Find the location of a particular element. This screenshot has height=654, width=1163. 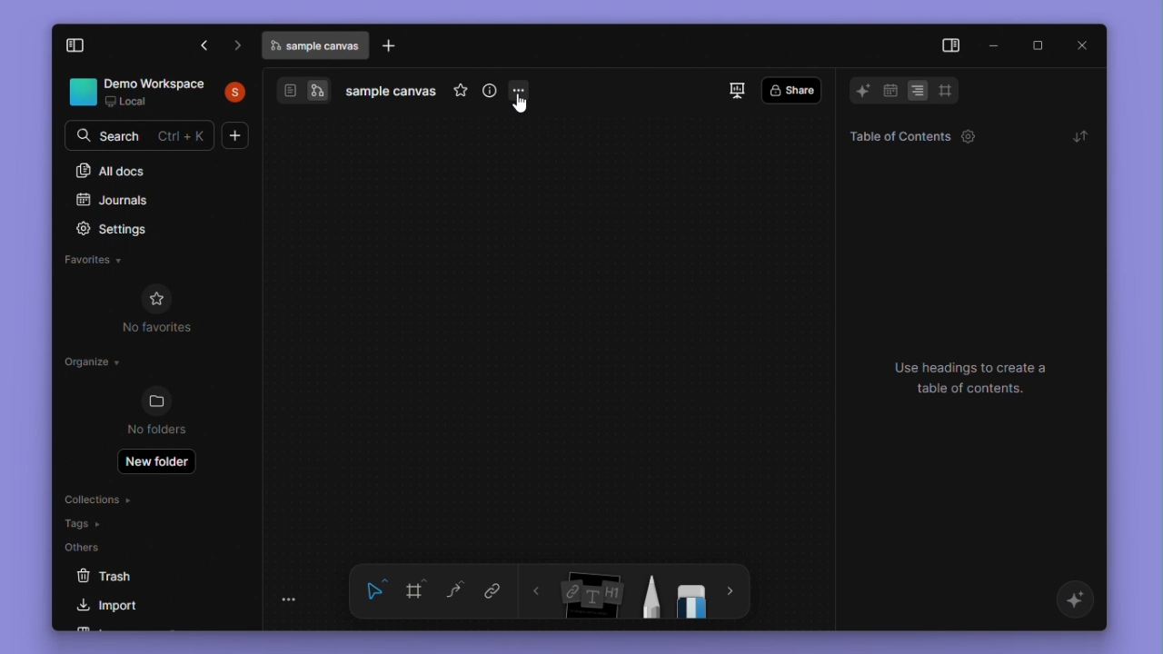

Journal is located at coordinates (114, 202).